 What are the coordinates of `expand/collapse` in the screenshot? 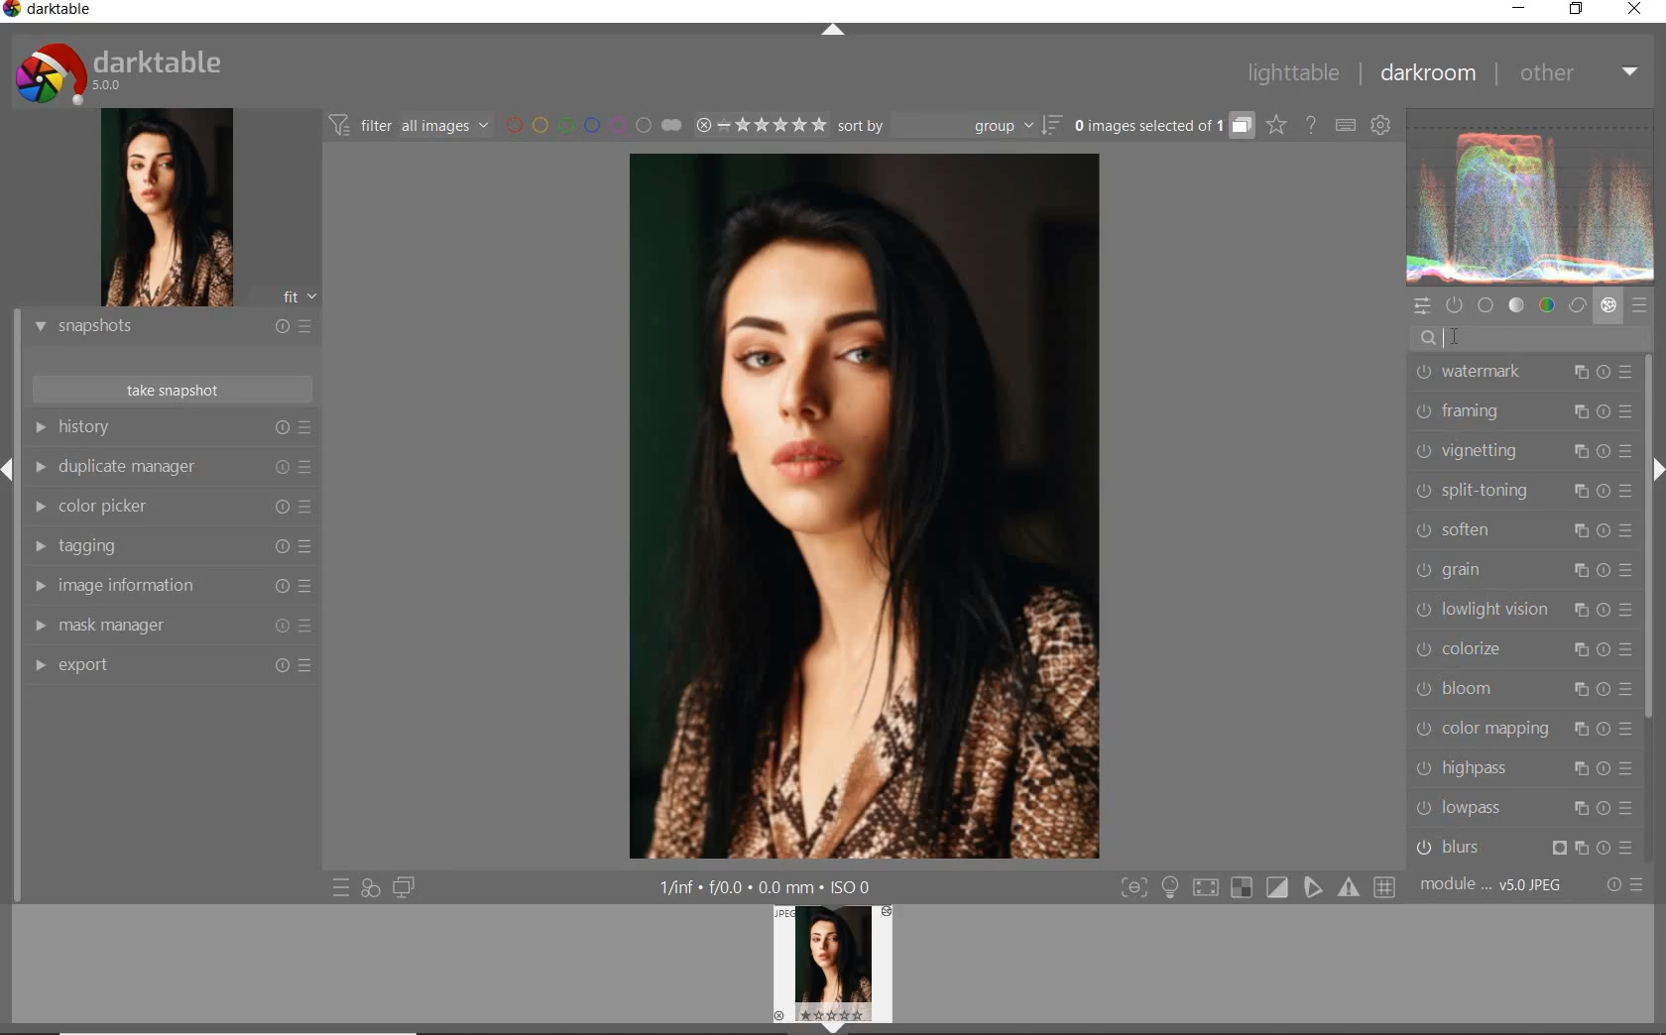 It's located at (835, 31).